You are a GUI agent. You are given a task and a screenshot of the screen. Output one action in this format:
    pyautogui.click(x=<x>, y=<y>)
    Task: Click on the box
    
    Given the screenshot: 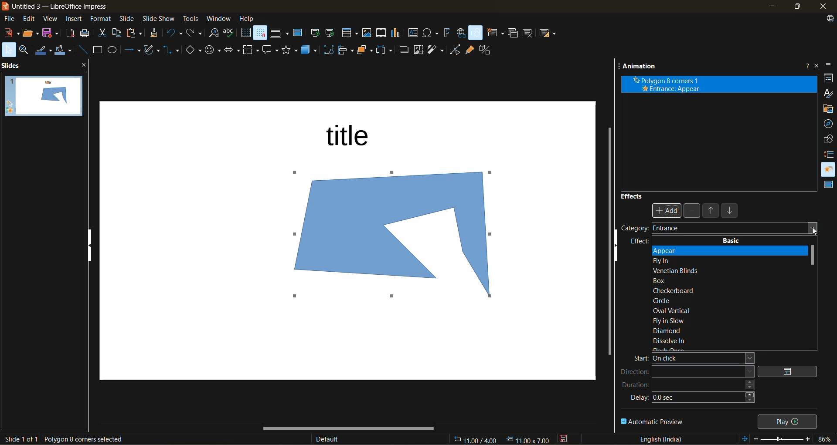 What is the action you would take?
    pyautogui.click(x=673, y=281)
    